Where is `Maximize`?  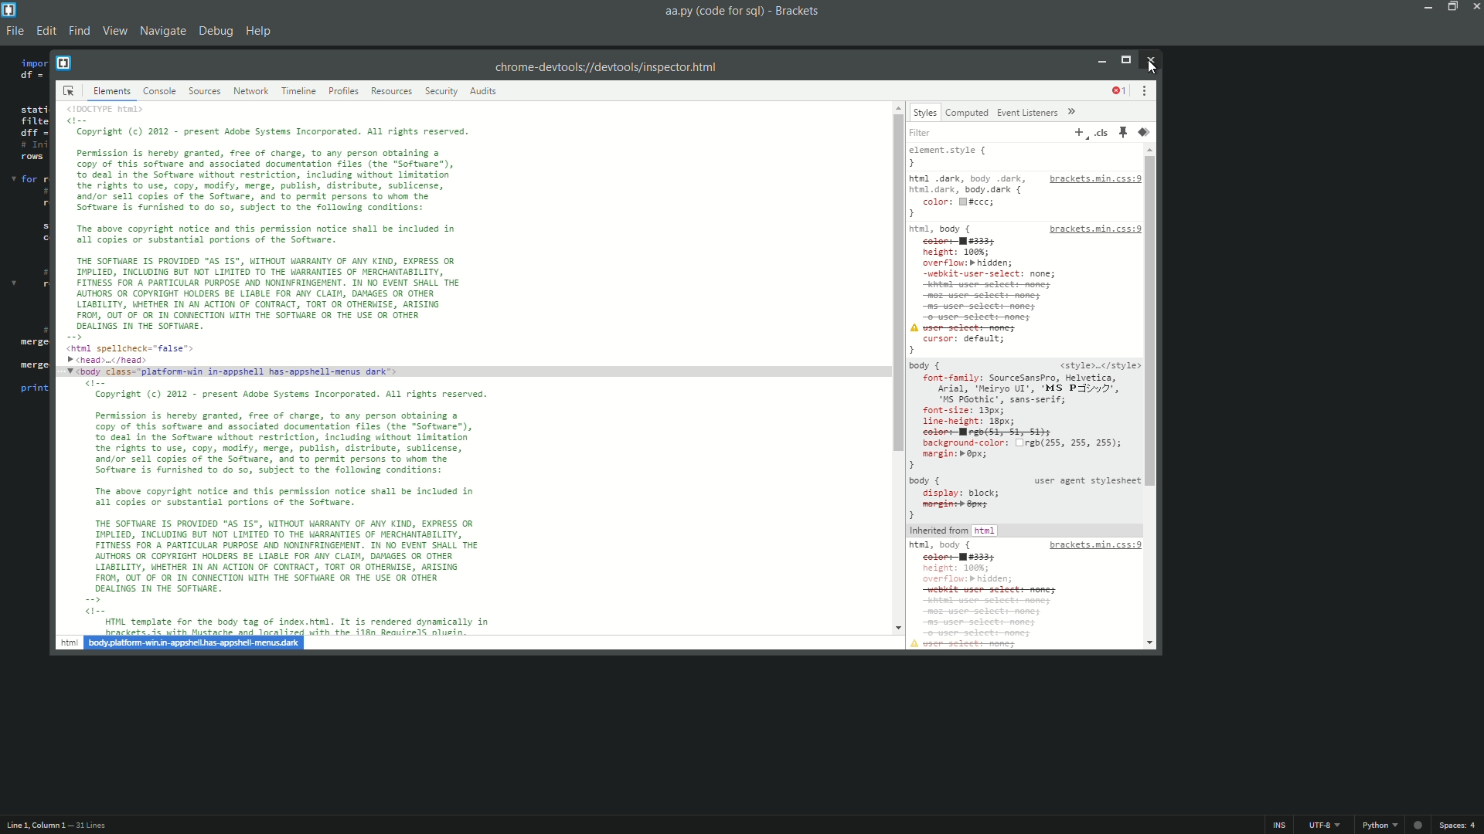
Maximize is located at coordinates (1125, 62).